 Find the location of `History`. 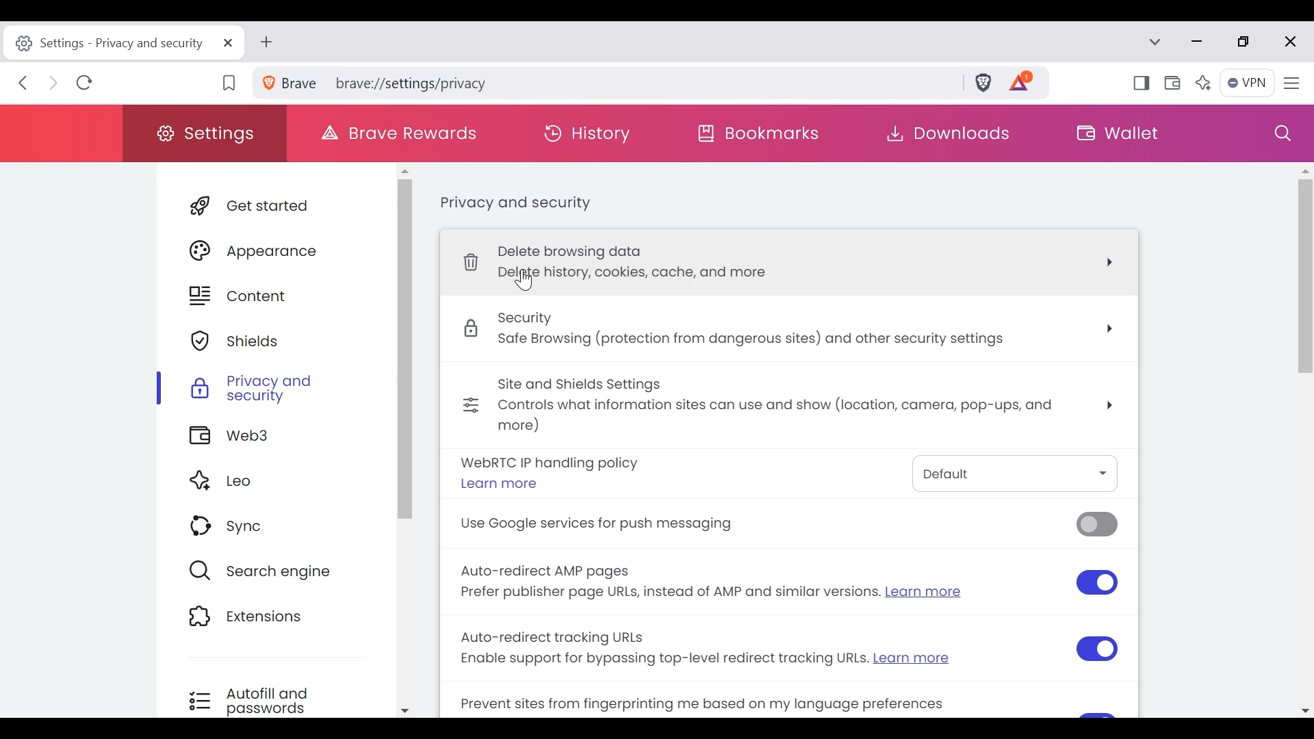

History is located at coordinates (593, 132).